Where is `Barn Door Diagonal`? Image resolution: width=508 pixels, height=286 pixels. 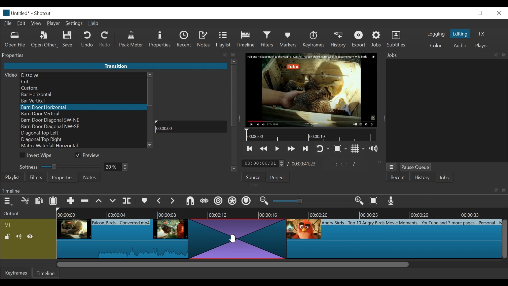 Barn Door Diagonal is located at coordinates (83, 120).